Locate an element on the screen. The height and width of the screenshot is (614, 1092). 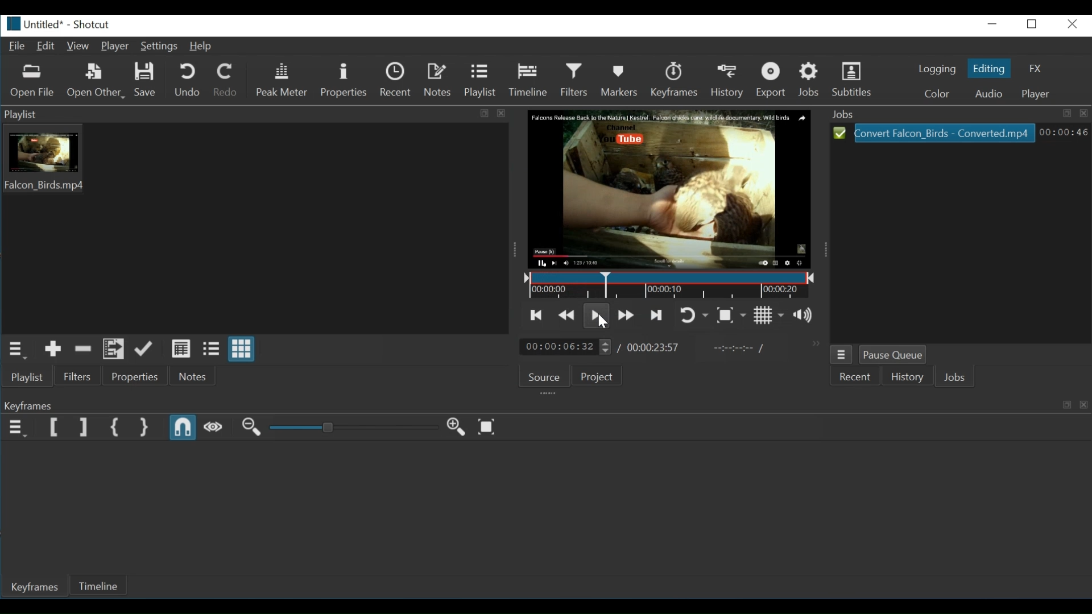
Add files to the playlist is located at coordinates (111, 349).